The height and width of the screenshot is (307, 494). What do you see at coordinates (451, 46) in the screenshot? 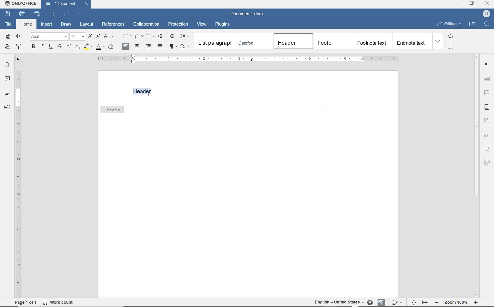
I see `SELECT ALL` at bounding box center [451, 46].